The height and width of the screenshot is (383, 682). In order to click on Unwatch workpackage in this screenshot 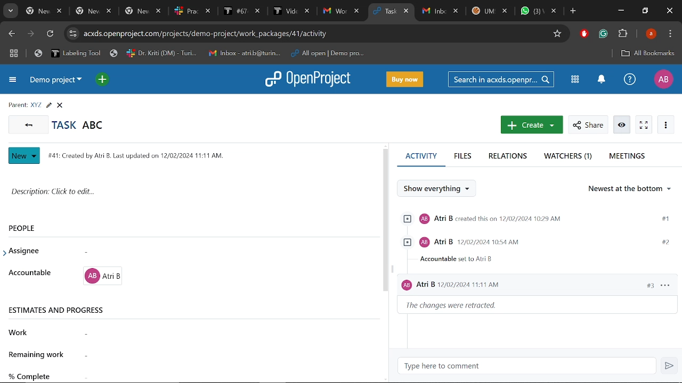, I will do `click(621, 125)`.